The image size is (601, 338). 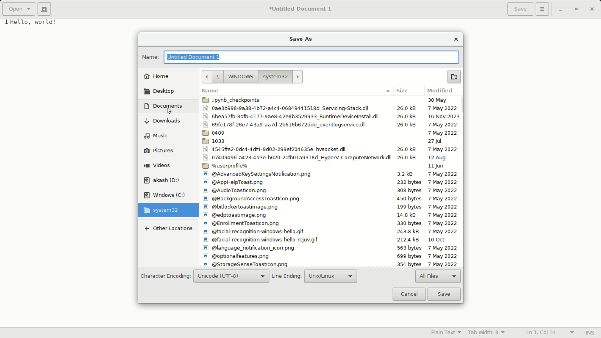 I want to click on more options, so click(x=542, y=9).